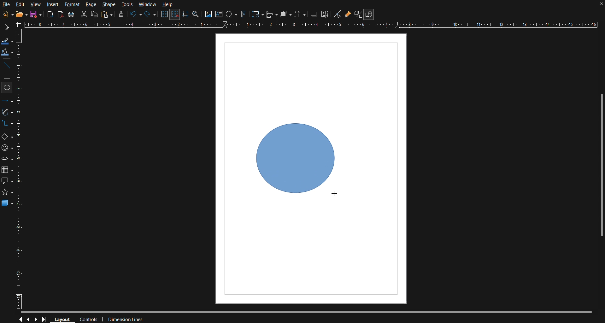 The image size is (605, 323). I want to click on Zoom and Pan, so click(196, 15).